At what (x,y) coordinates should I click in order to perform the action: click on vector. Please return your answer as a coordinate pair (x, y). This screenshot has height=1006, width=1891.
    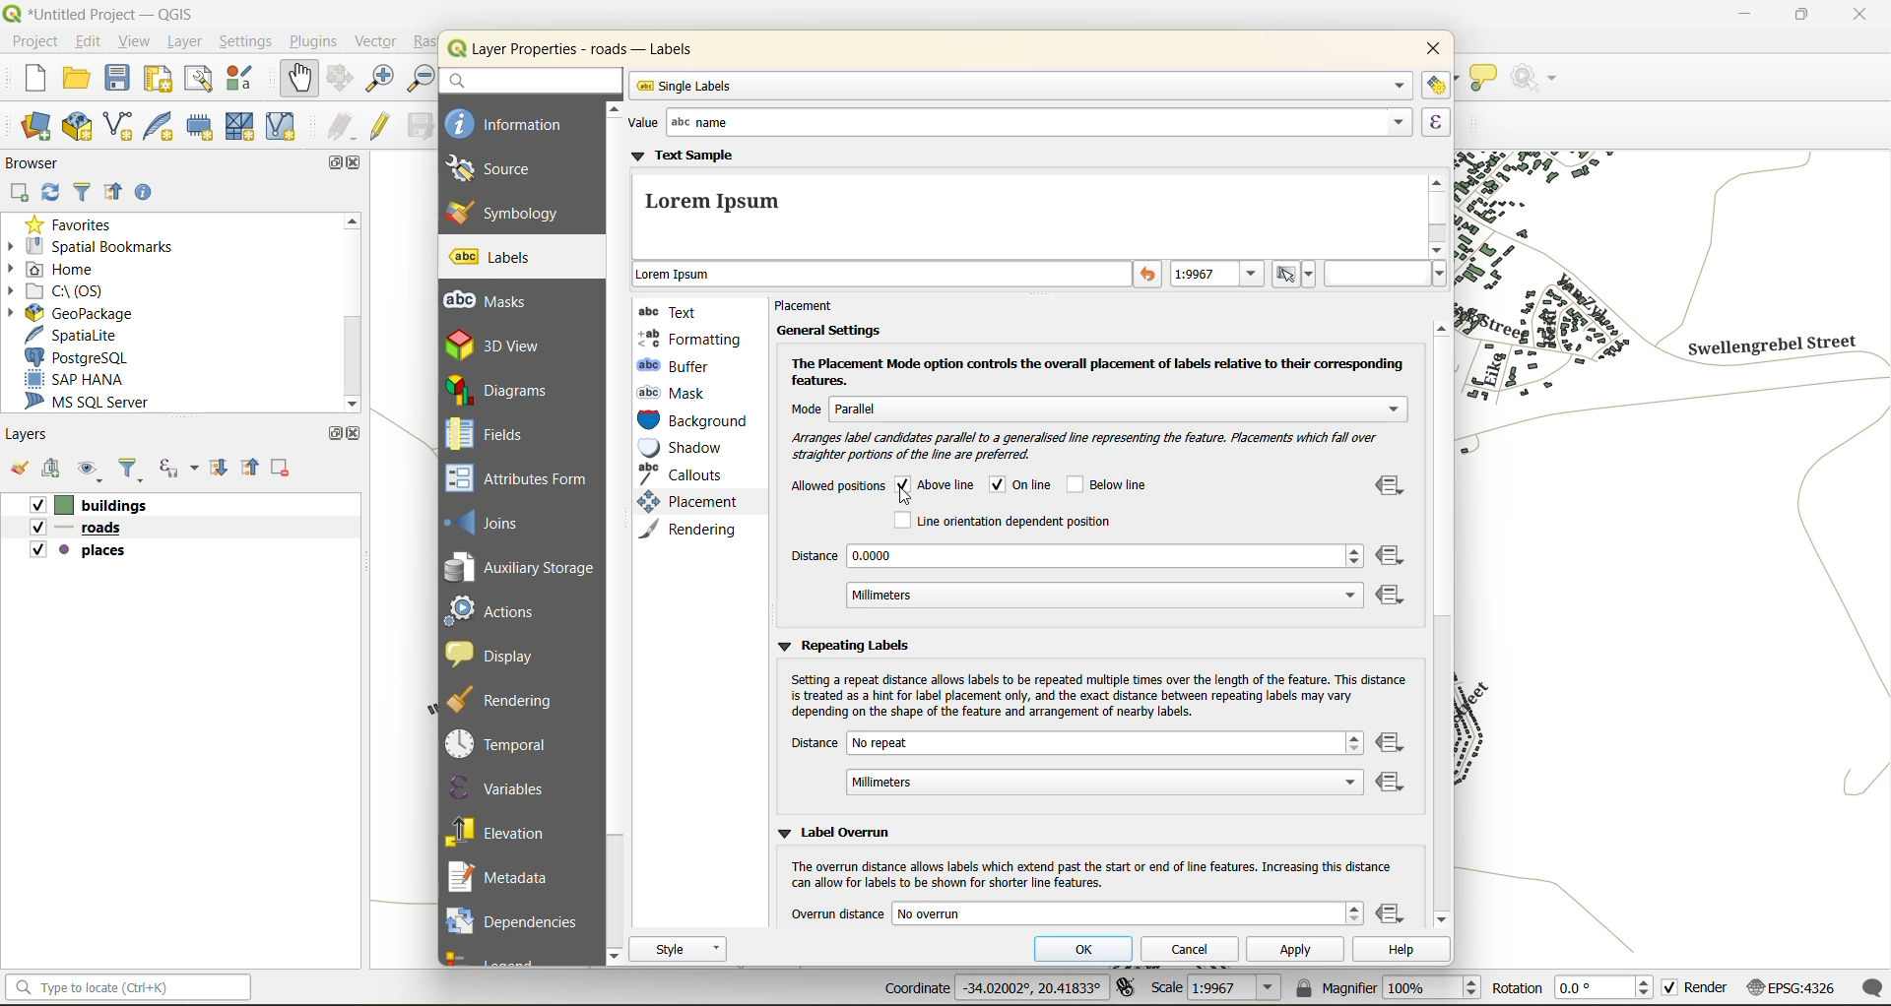
    Looking at the image, I should click on (381, 42).